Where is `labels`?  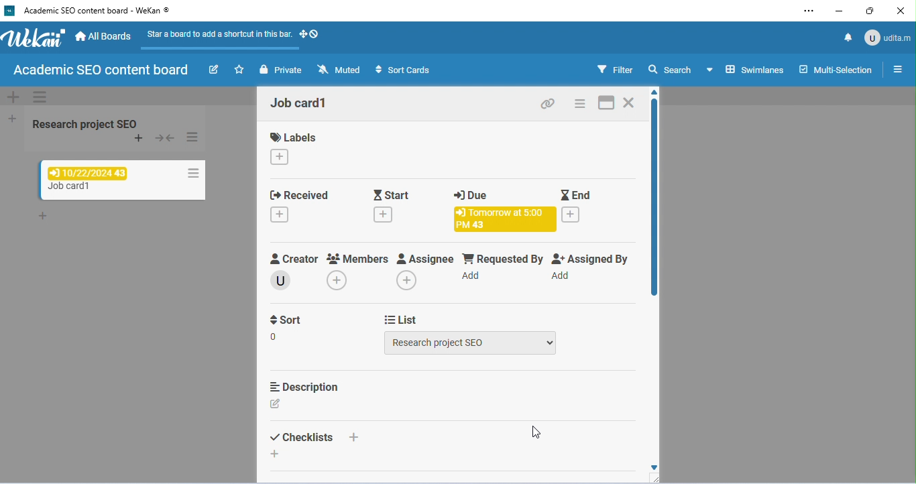 labels is located at coordinates (296, 137).